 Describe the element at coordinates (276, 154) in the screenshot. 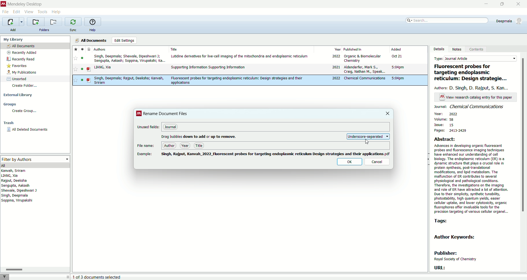

I see `PDF name` at that location.